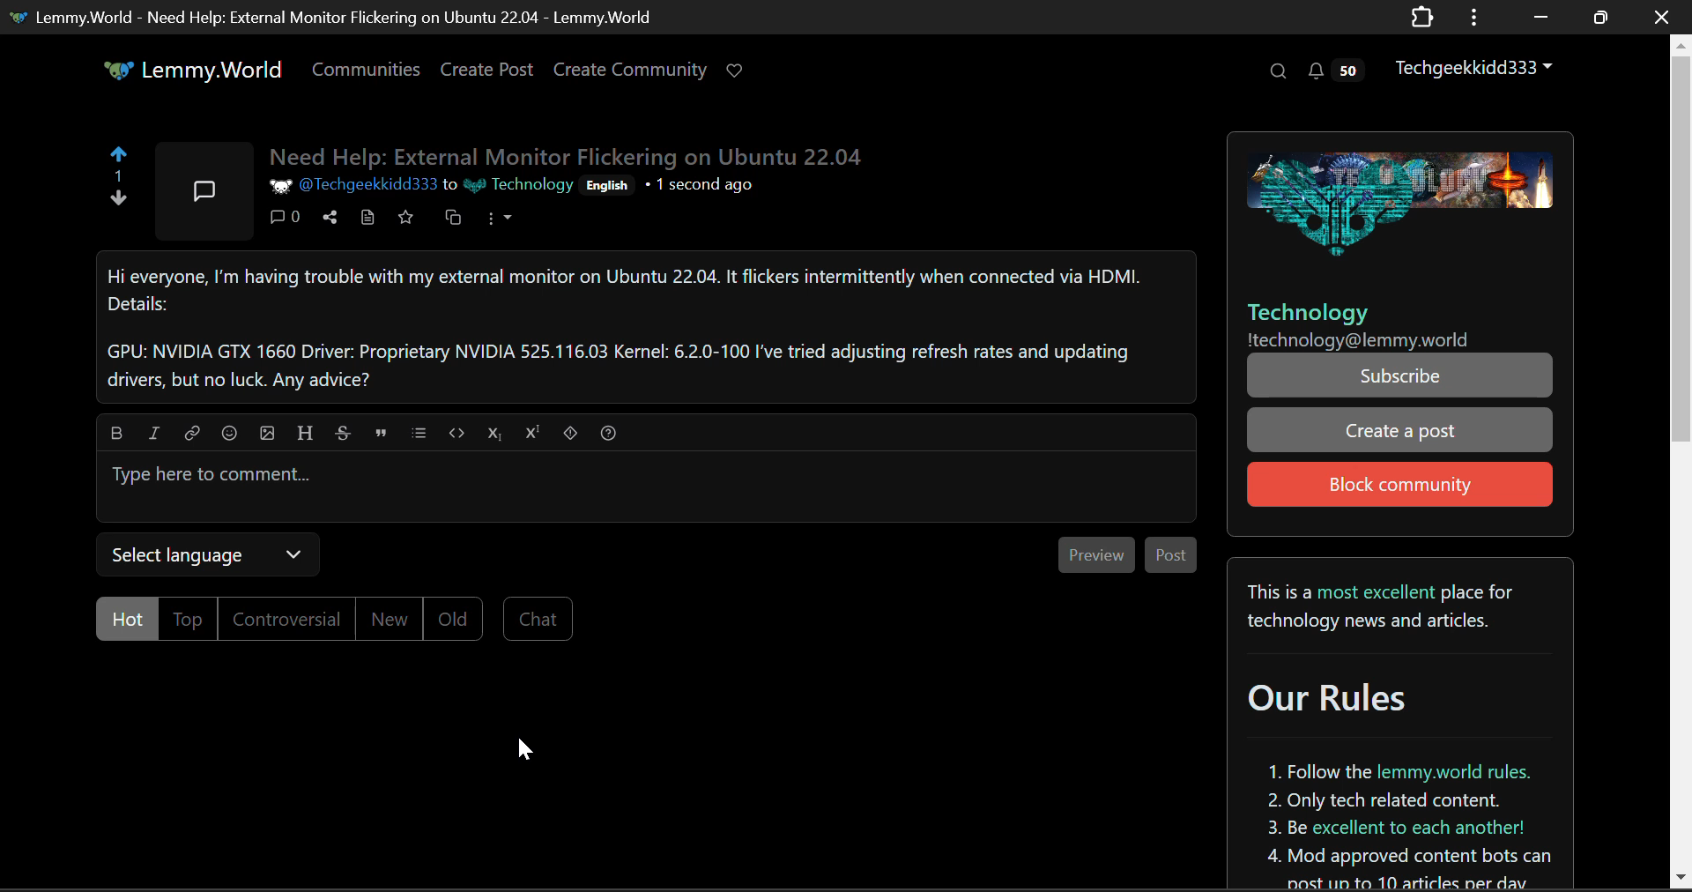 Image resolution: width=1692 pixels, height=892 pixels. Describe the element at coordinates (351, 186) in the screenshot. I see `@Techgeekkidd333` at that location.